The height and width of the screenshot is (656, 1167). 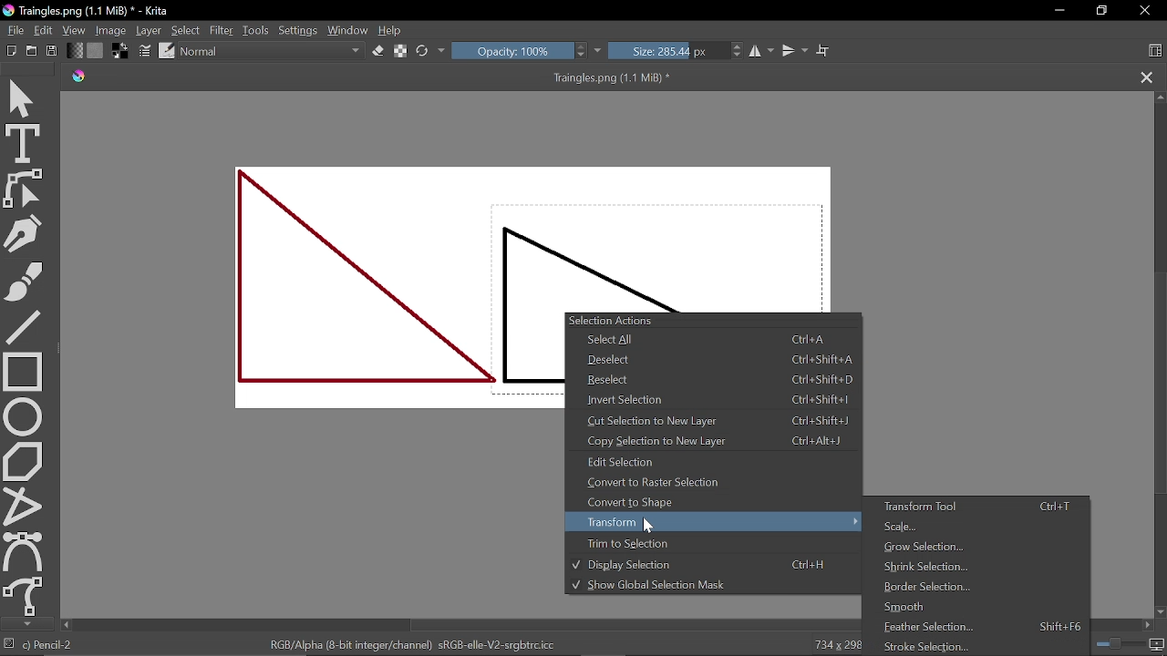 I want to click on Cursor, so click(x=653, y=528).